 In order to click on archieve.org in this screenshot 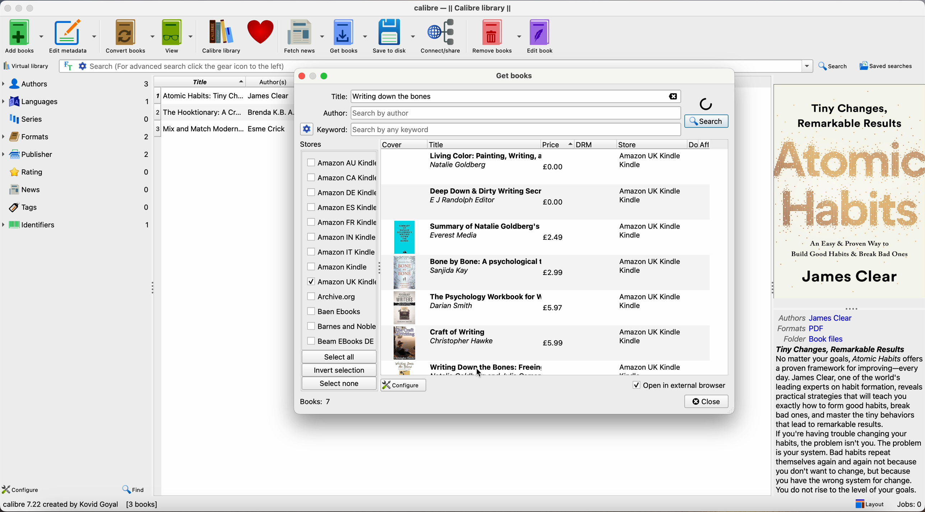, I will do `click(333, 296)`.